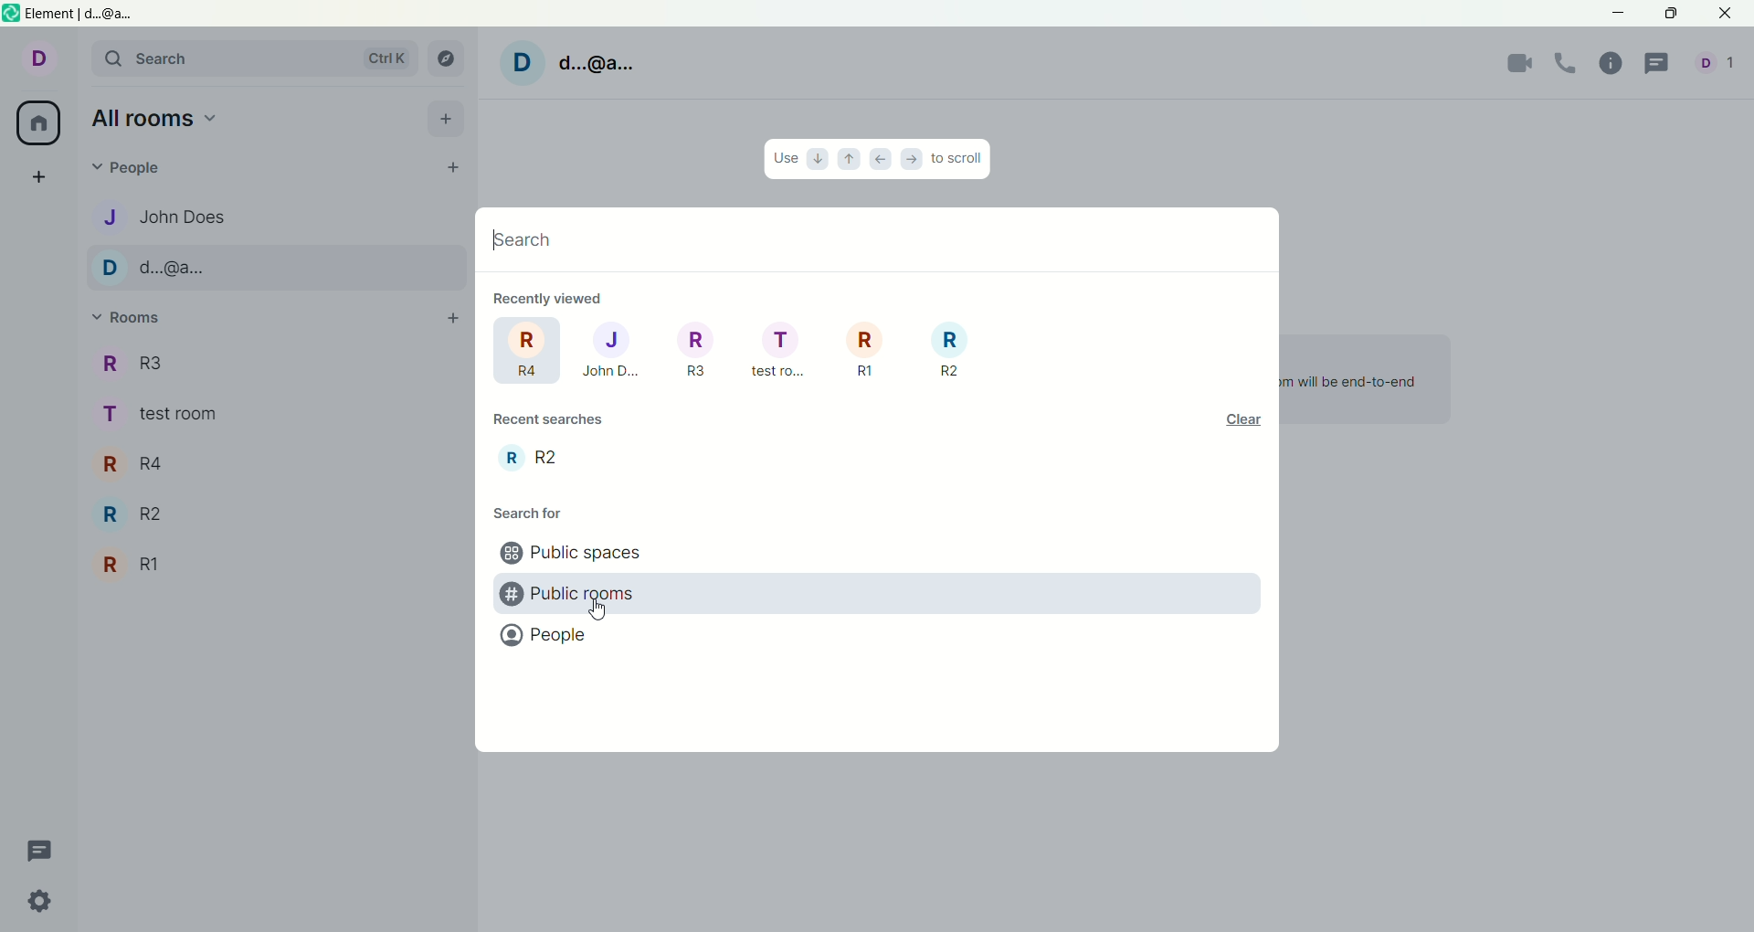 Image resolution: width=1754 pixels, height=932 pixels. Describe the element at coordinates (815, 159) in the screenshot. I see `down arrow` at that location.